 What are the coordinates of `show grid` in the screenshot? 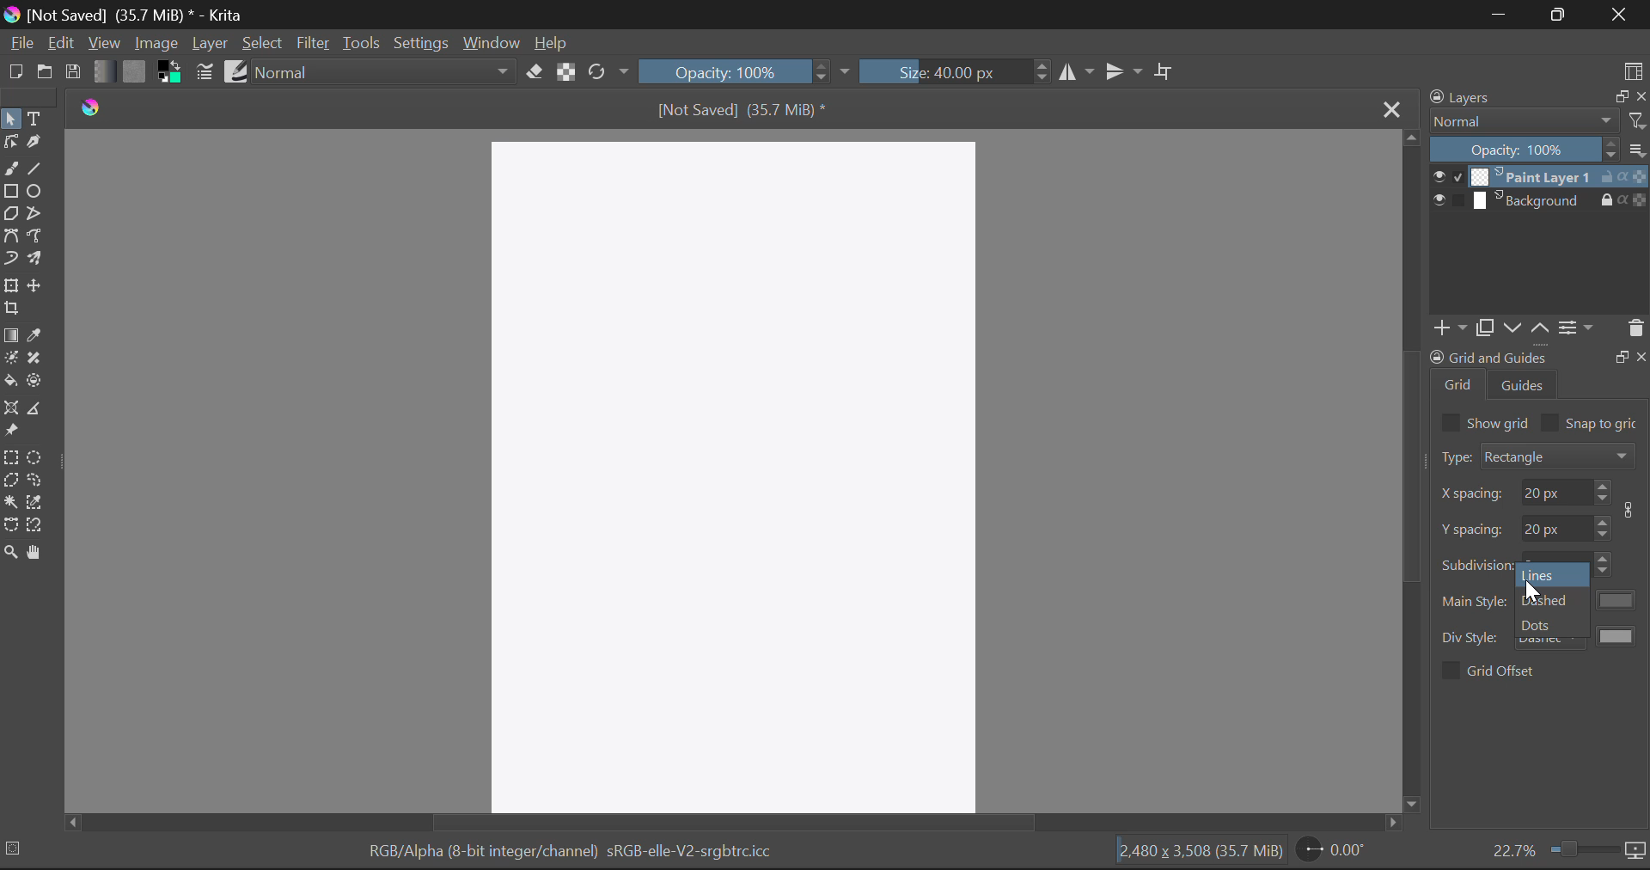 It's located at (1500, 422).